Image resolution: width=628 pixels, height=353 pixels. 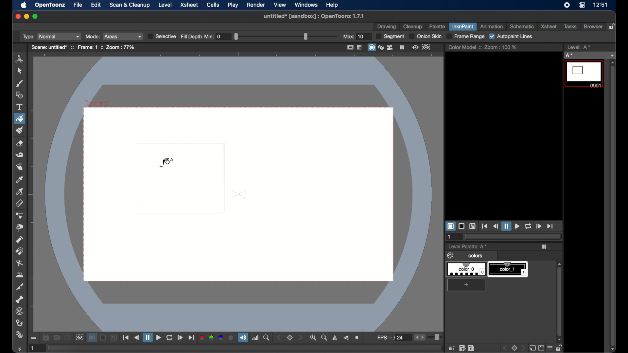 What do you see at coordinates (167, 163) in the screenshot?
I see `fill tool` at bounding box center [167, 163].